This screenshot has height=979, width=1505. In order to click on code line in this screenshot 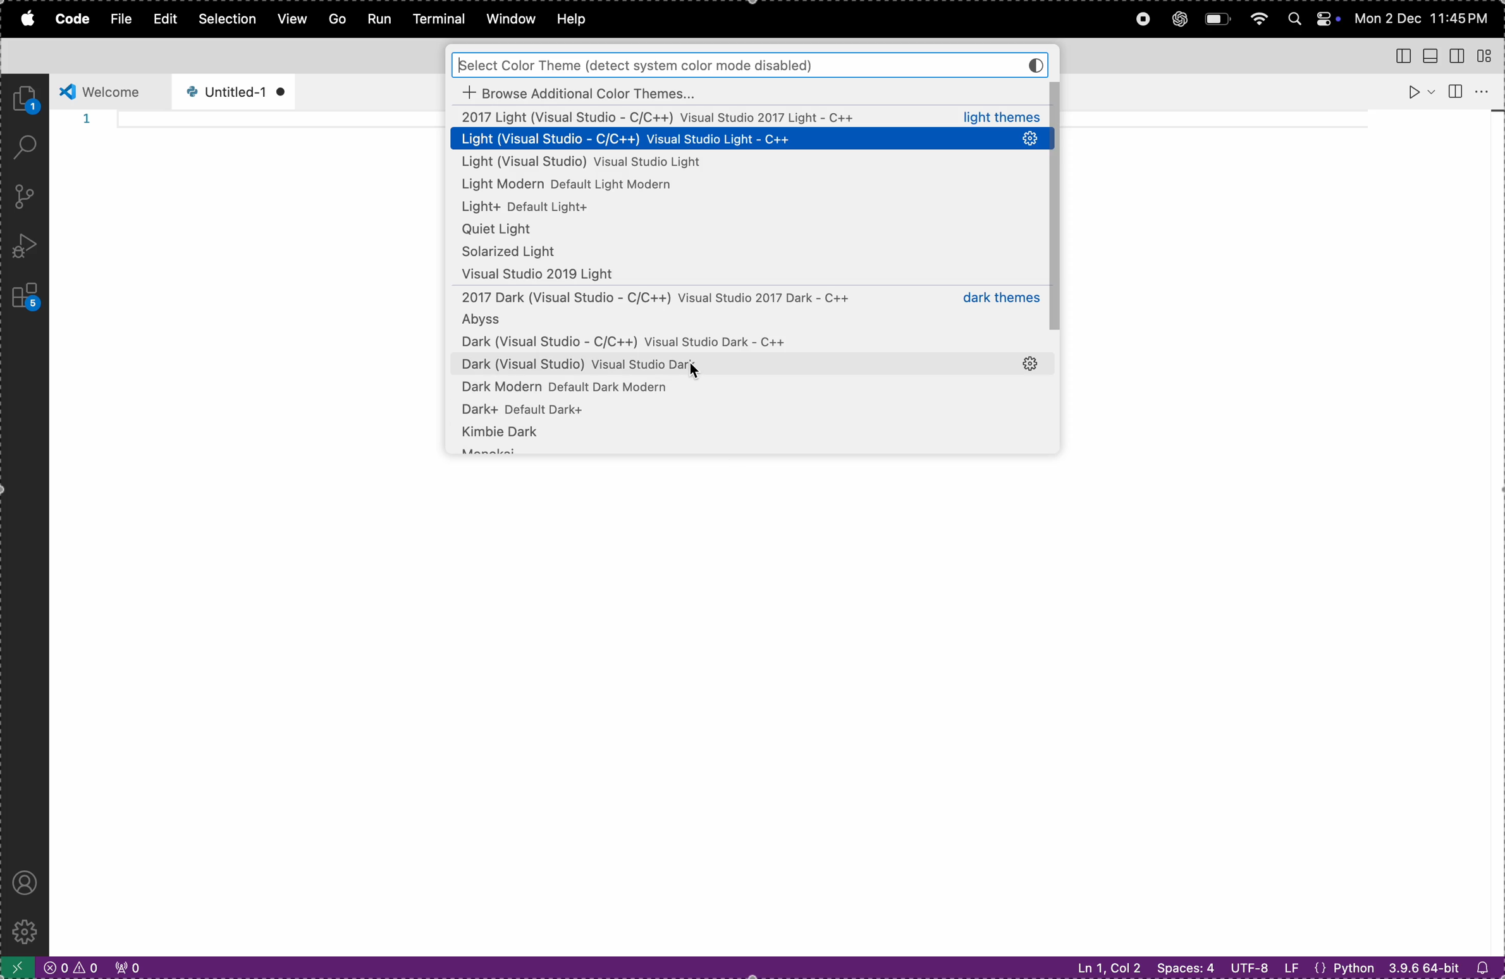, I will do `click(281, 121)`.